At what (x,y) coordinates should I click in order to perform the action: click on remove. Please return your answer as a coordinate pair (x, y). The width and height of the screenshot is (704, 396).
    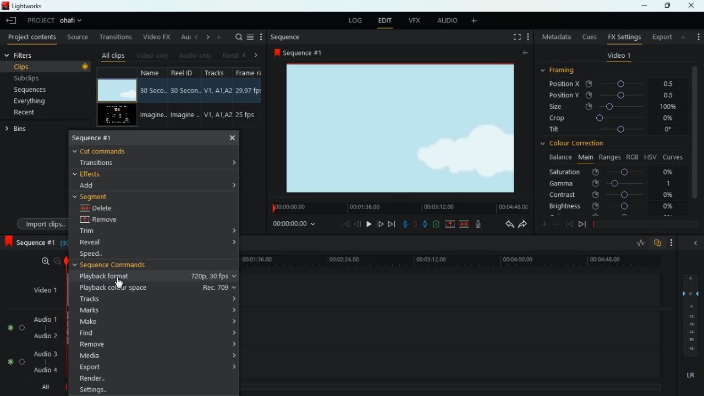
    Looking at the image, I should click on (159, 344).